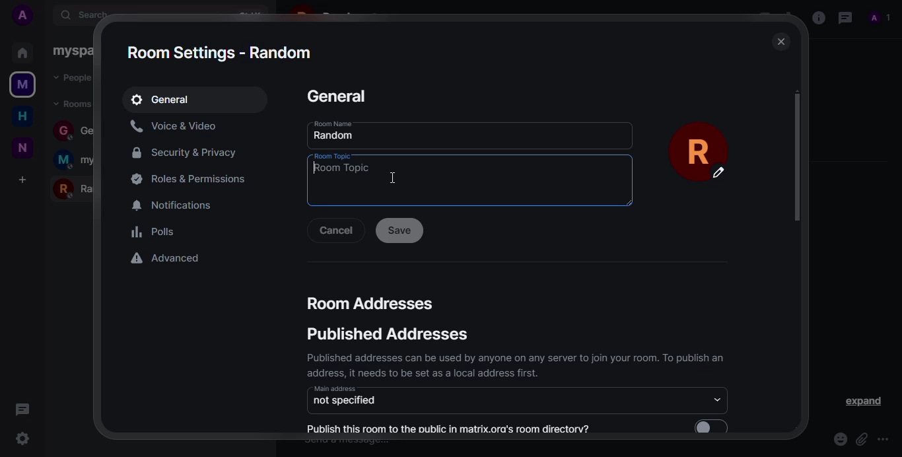  Describe the element at coordinates (22, 438) in the screenshot. I see `settings` at that location.